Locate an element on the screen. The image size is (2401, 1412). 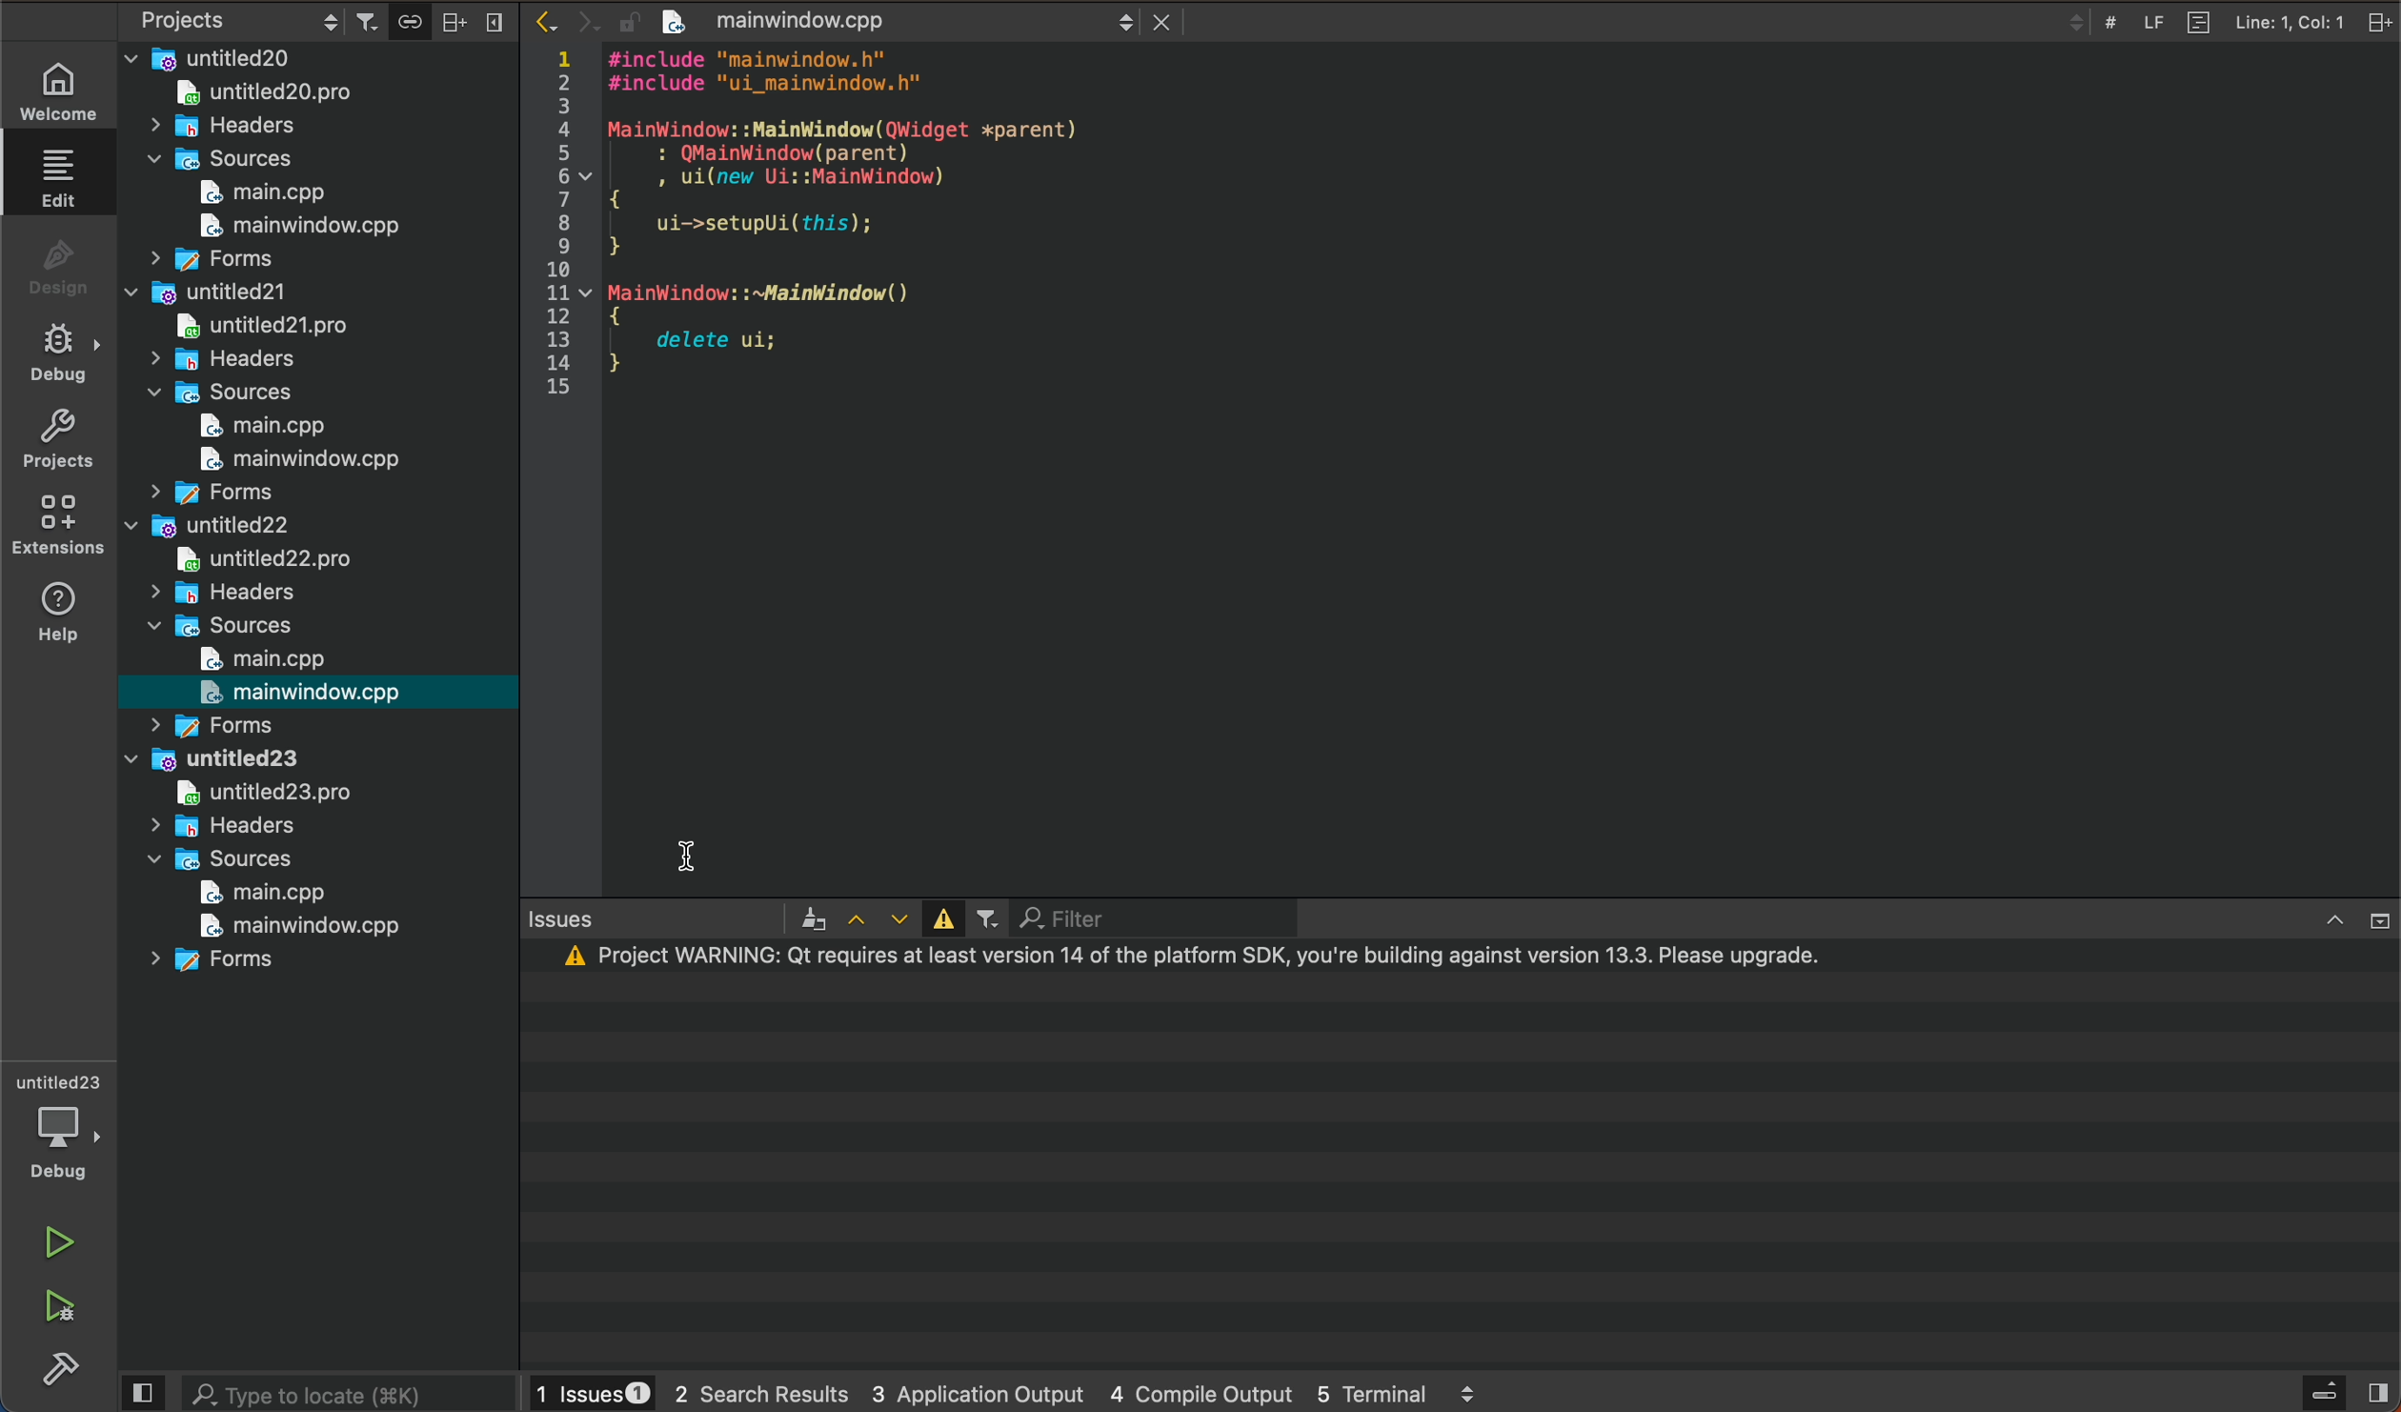
close slide bar is located at coordinates (2346, 1391).